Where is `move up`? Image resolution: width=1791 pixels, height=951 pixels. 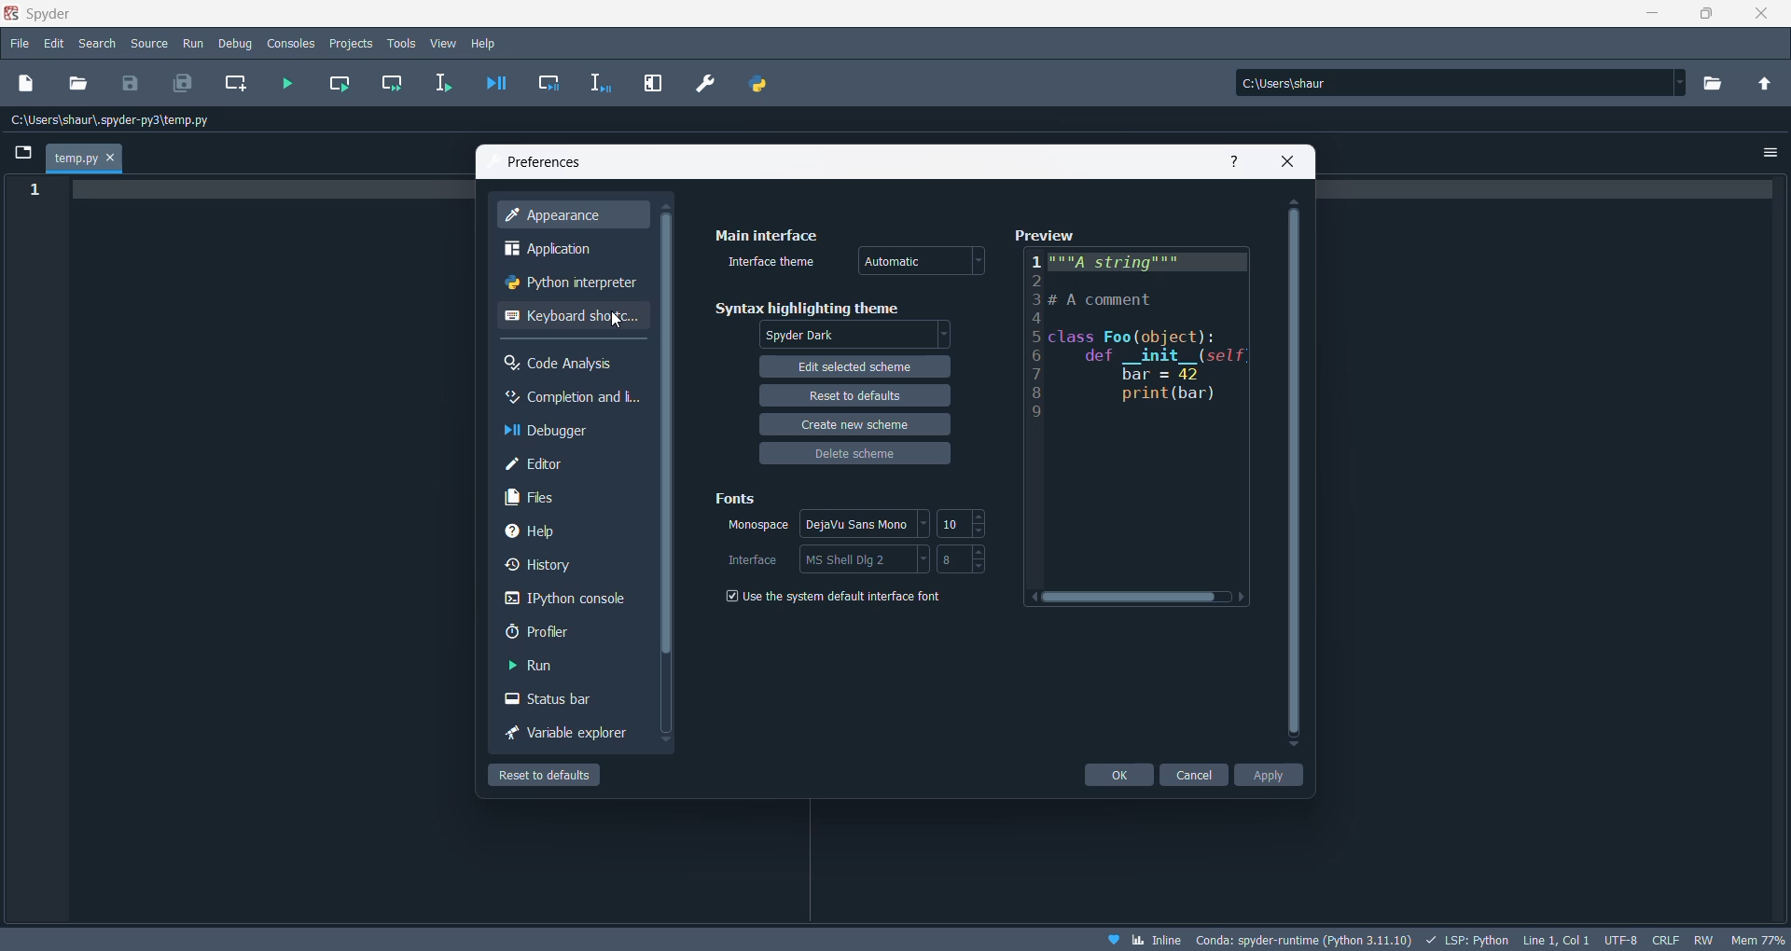 move up is located at coordinates (668, 205).